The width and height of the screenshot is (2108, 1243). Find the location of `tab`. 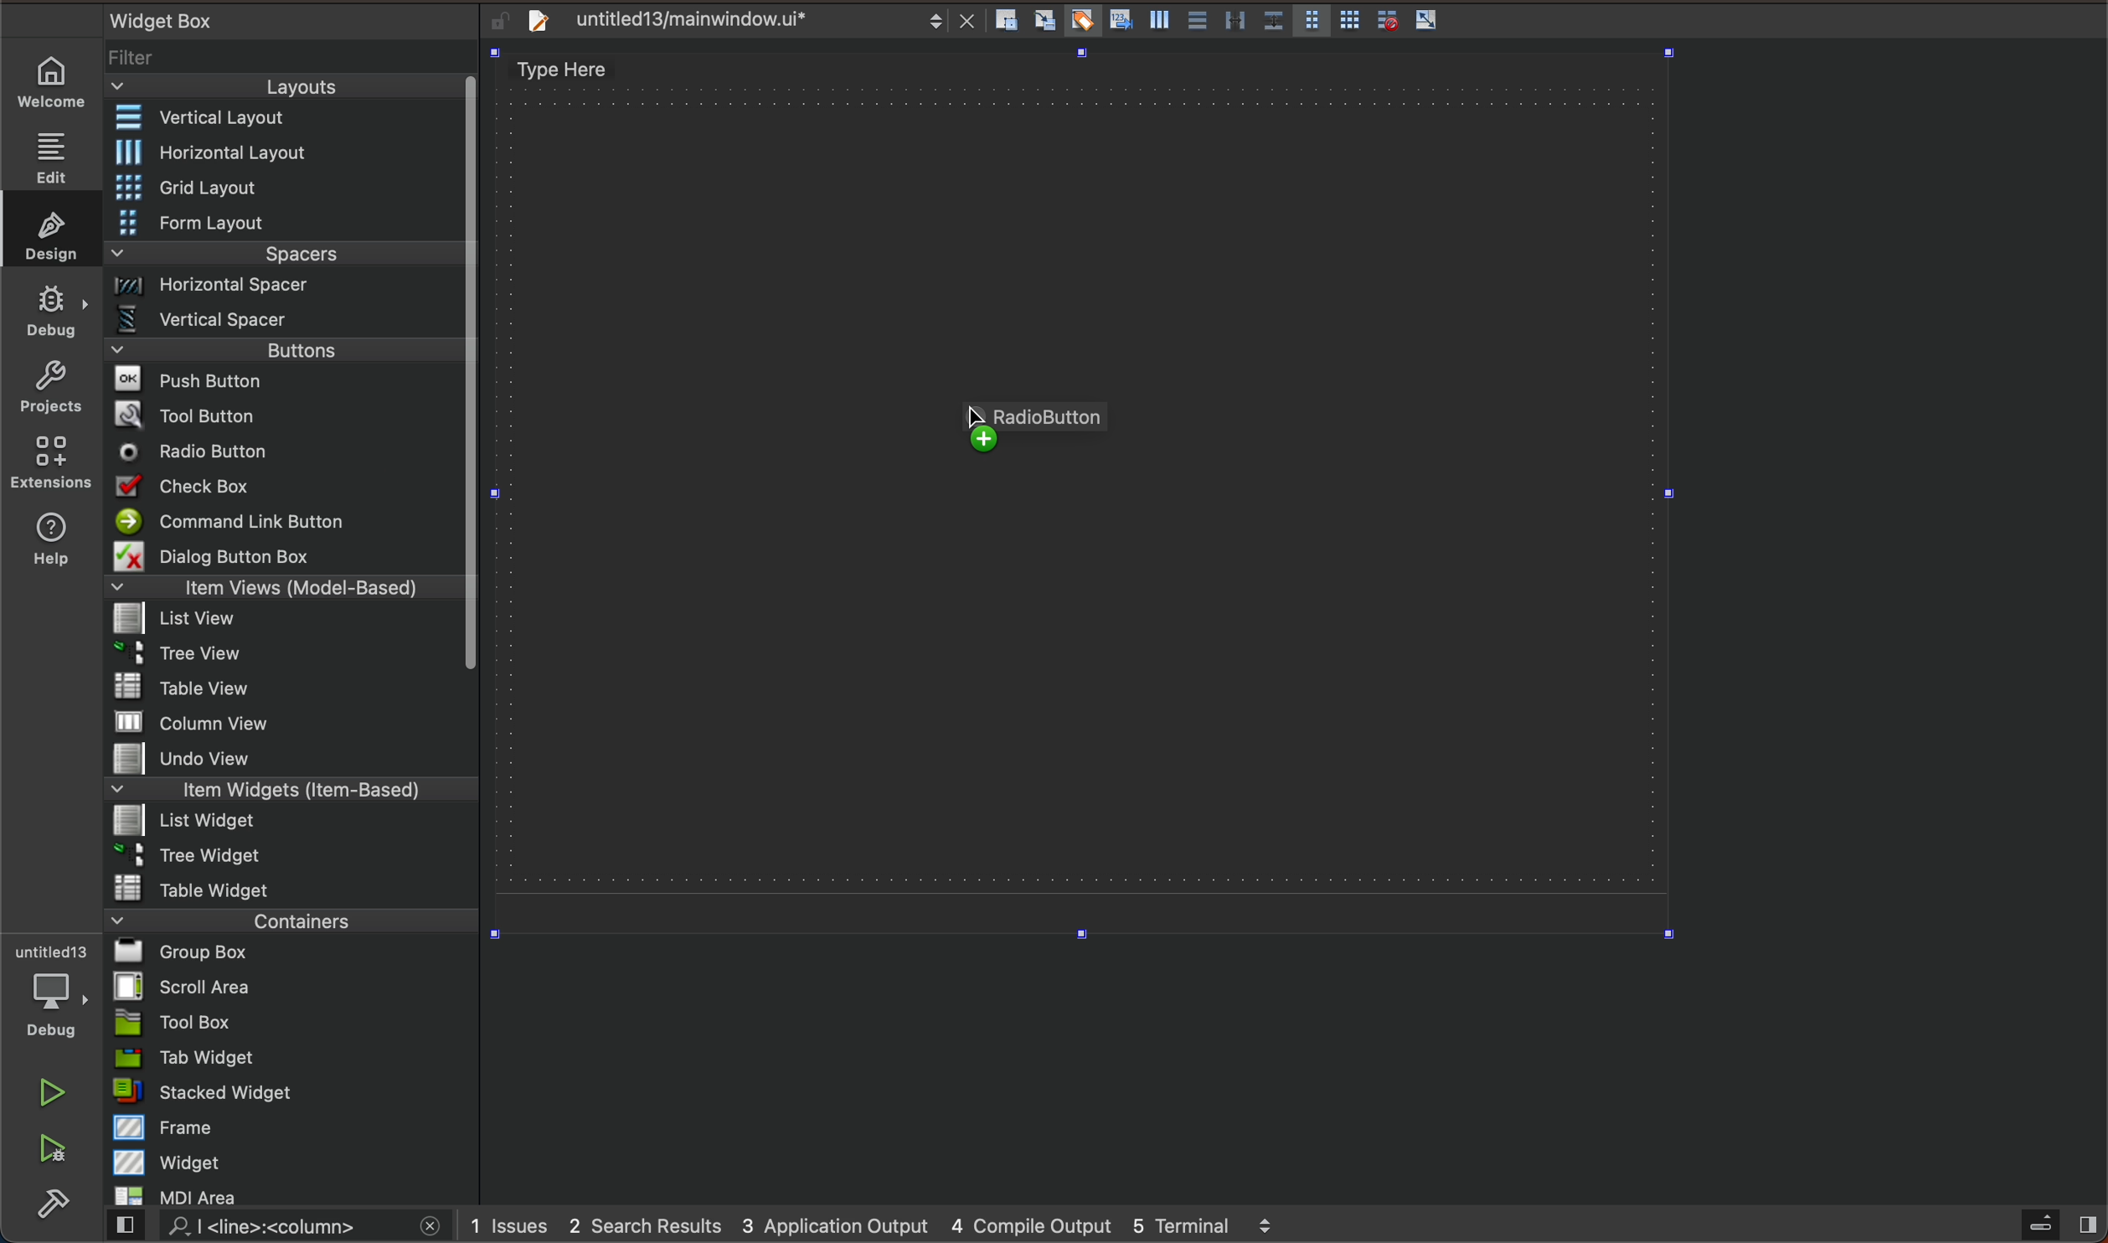

tab is located at coordinates (294, 1057).